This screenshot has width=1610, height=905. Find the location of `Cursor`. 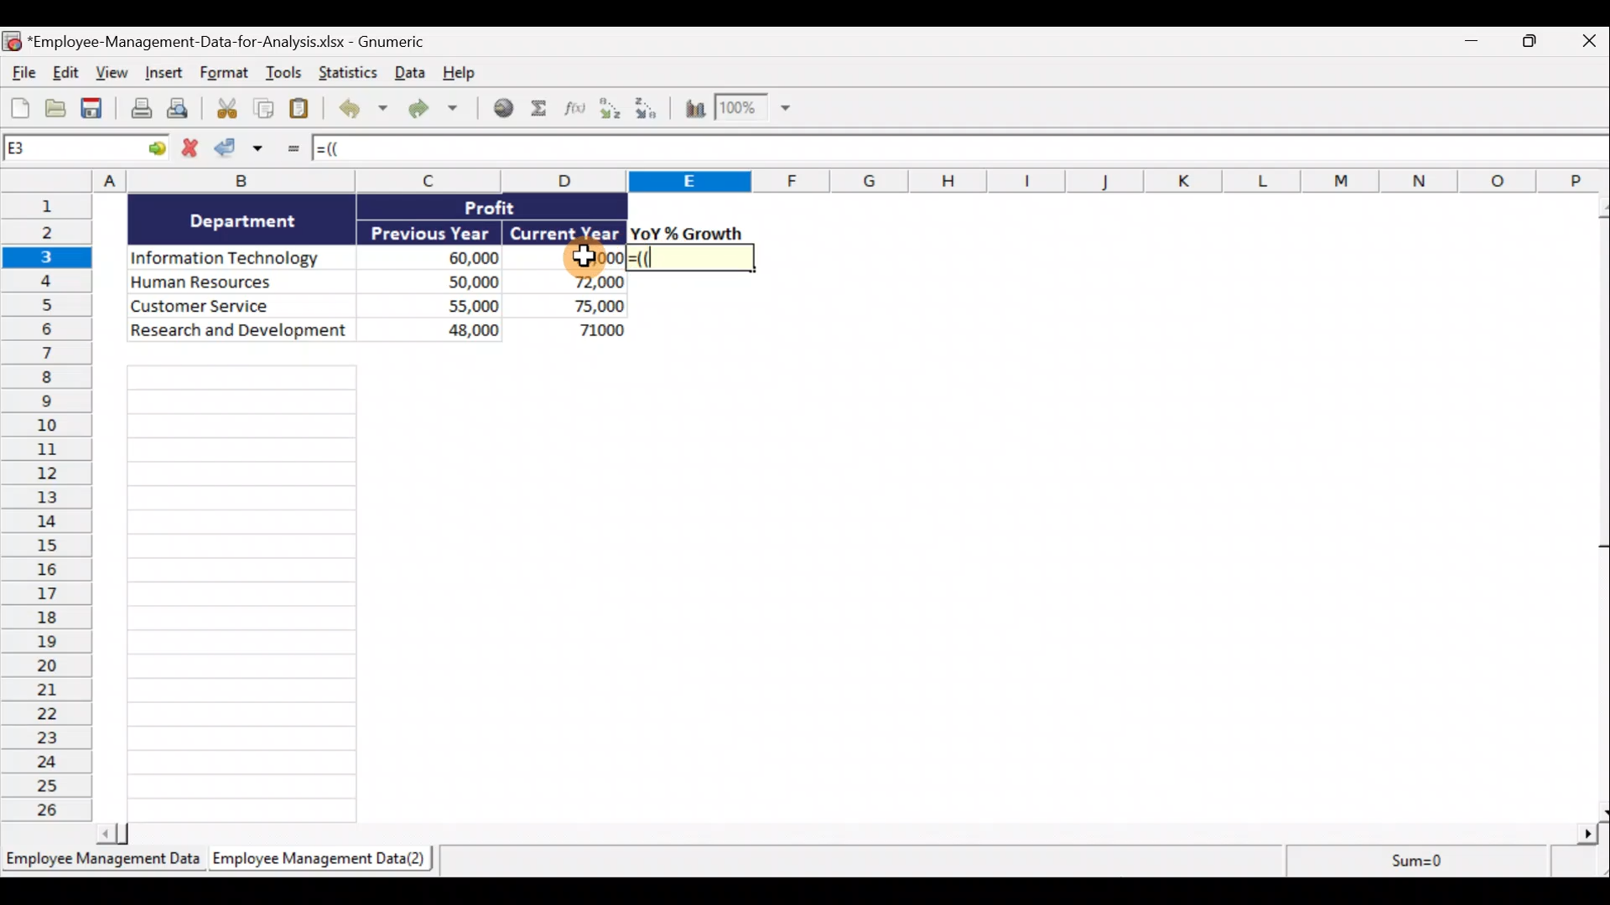

Cursor is located at coordinates (585, 254).